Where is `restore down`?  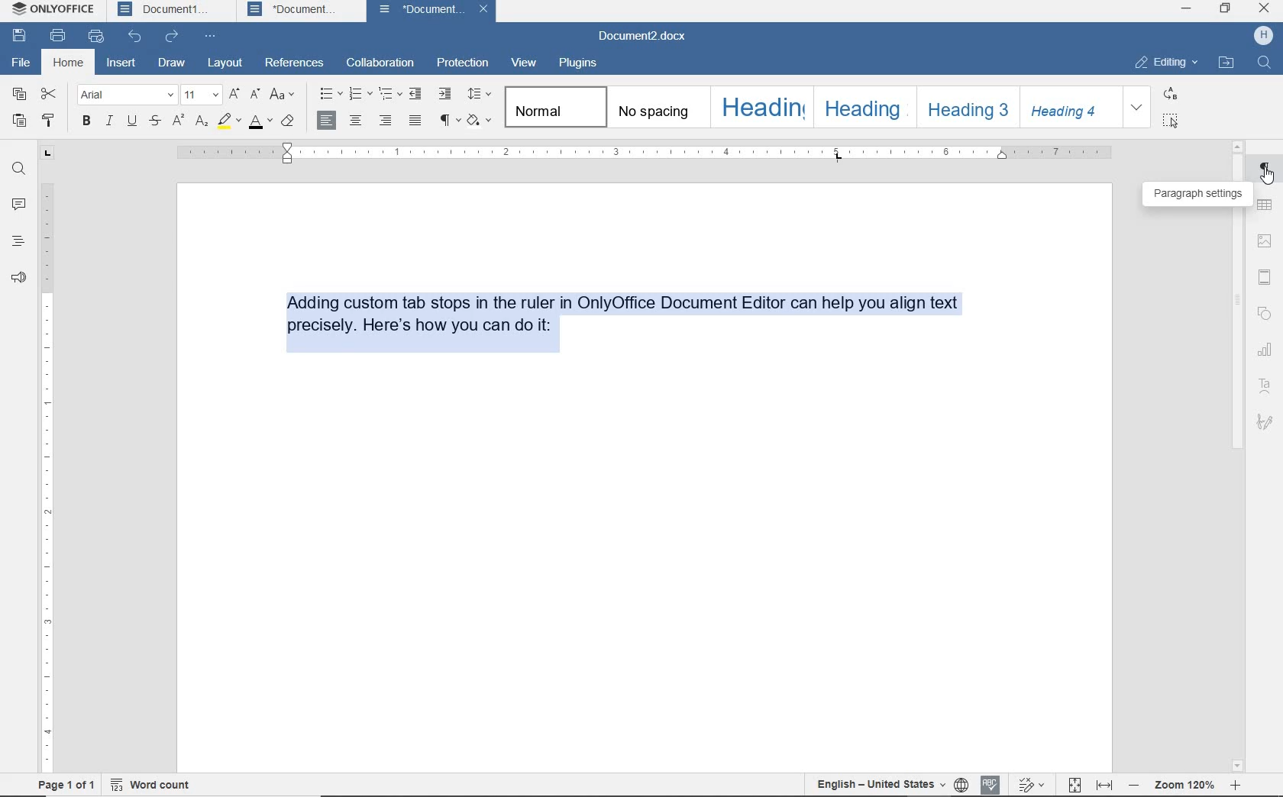 restore down is located at coordinates (1226, 8).